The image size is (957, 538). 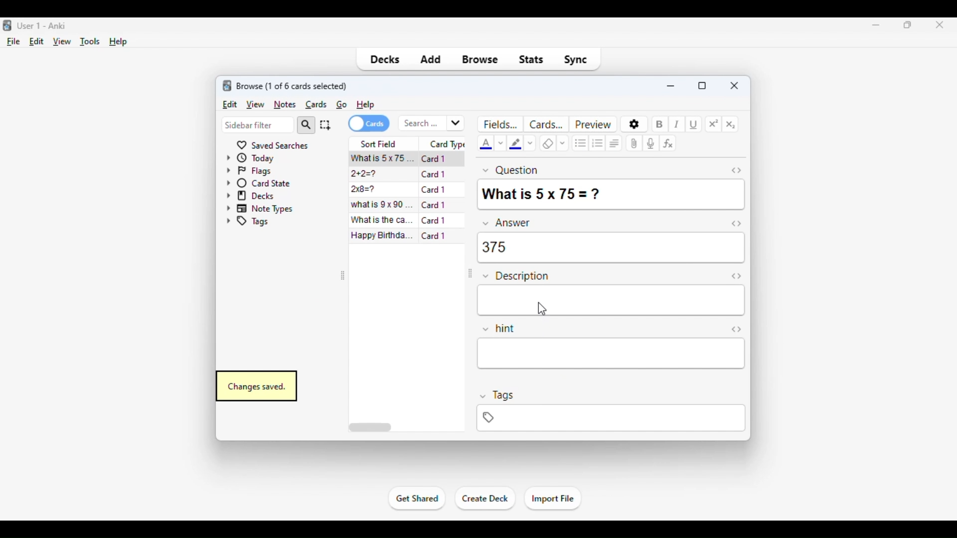 What do you see at coordinates (530, 144) in the screenshot?
I see `change color` at bounding box center [530, 144].